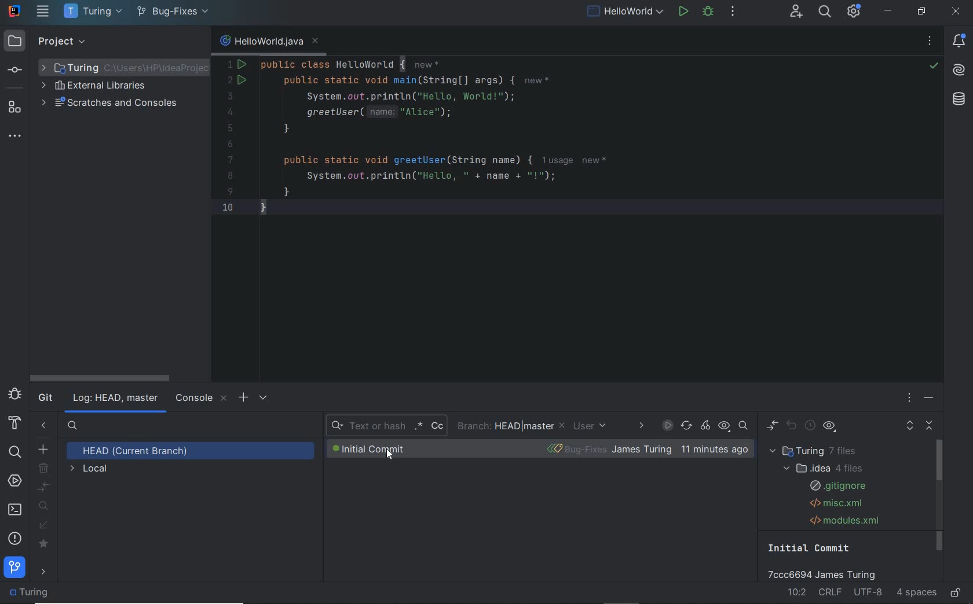 The height and width of the screenshot is (604, 973). I want to click on main menu, so click(44, 11).